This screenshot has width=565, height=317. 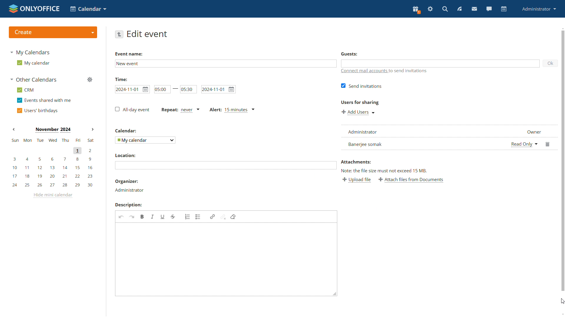 I want to click on edit event description, so click(x=227, y=259).